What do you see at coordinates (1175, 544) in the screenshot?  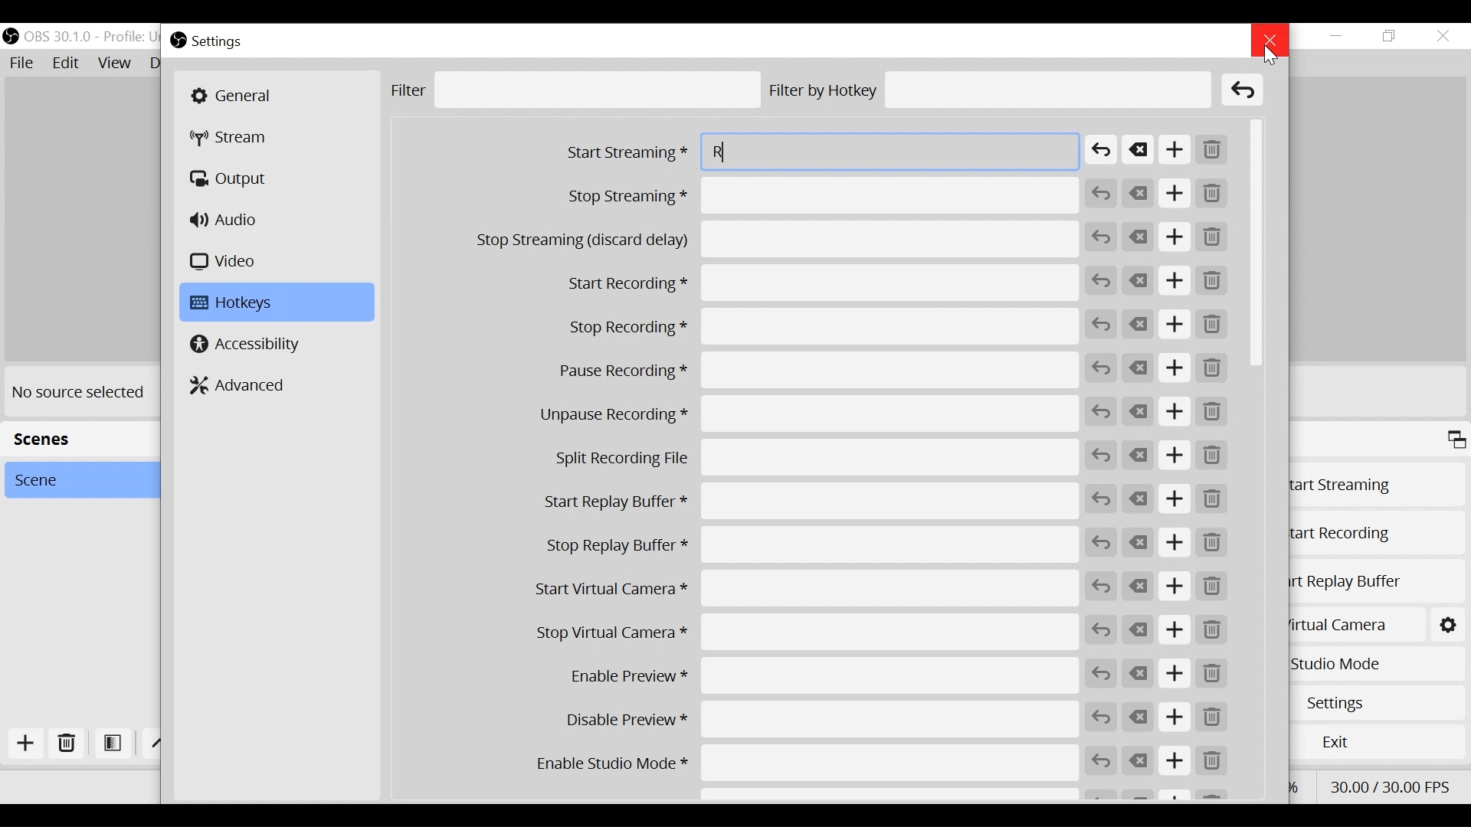 I see `Add` at bounding box center [1175, 544].